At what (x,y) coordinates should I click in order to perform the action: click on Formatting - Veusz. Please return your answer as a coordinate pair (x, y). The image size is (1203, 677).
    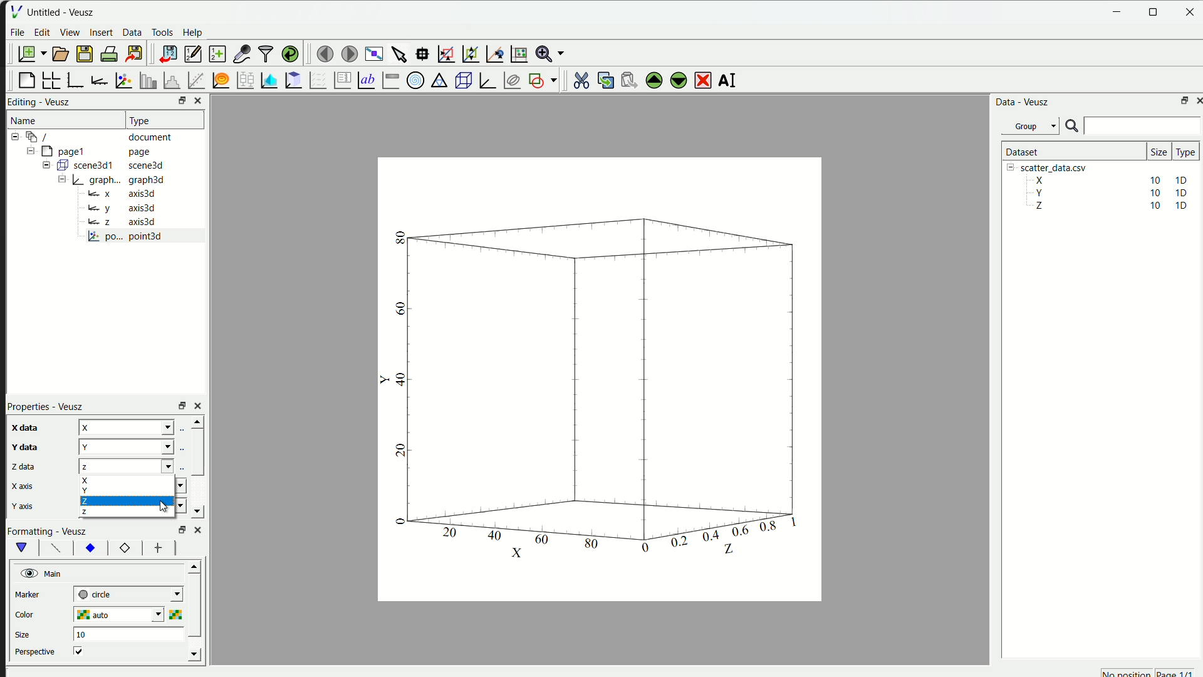
    Looking at the image, I should click on (53, 531).